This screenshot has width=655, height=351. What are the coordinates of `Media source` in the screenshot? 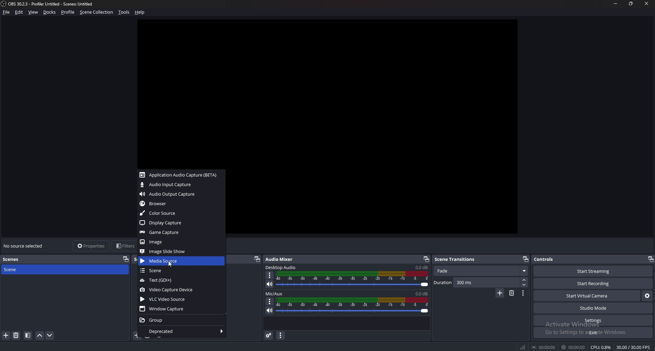 It's located at (181, 261).